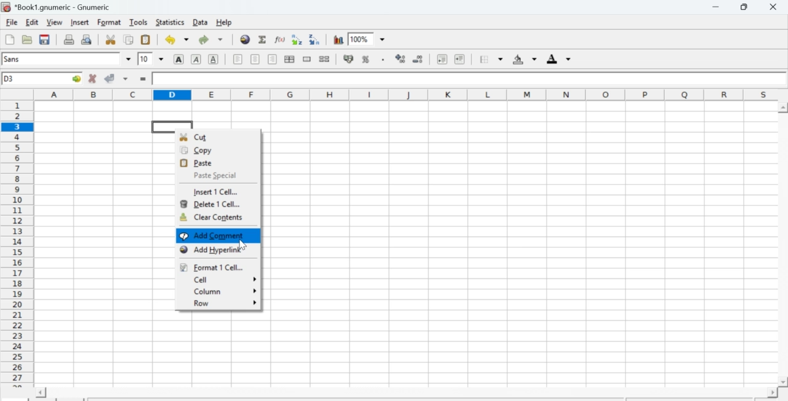 This screenshot has height=401, width=788. I want to click on Italics, so click(196, 59).